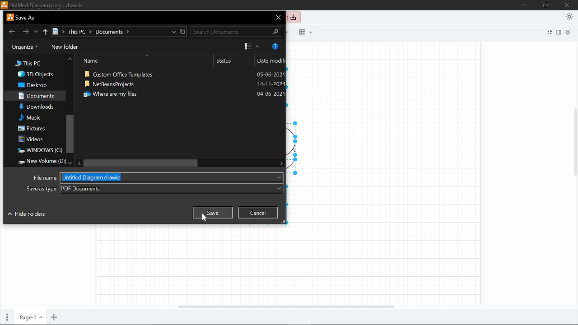  What do you see at coordinates (12, 32) in the screenshot?
I see `Back` at bounding box center [12, 32].